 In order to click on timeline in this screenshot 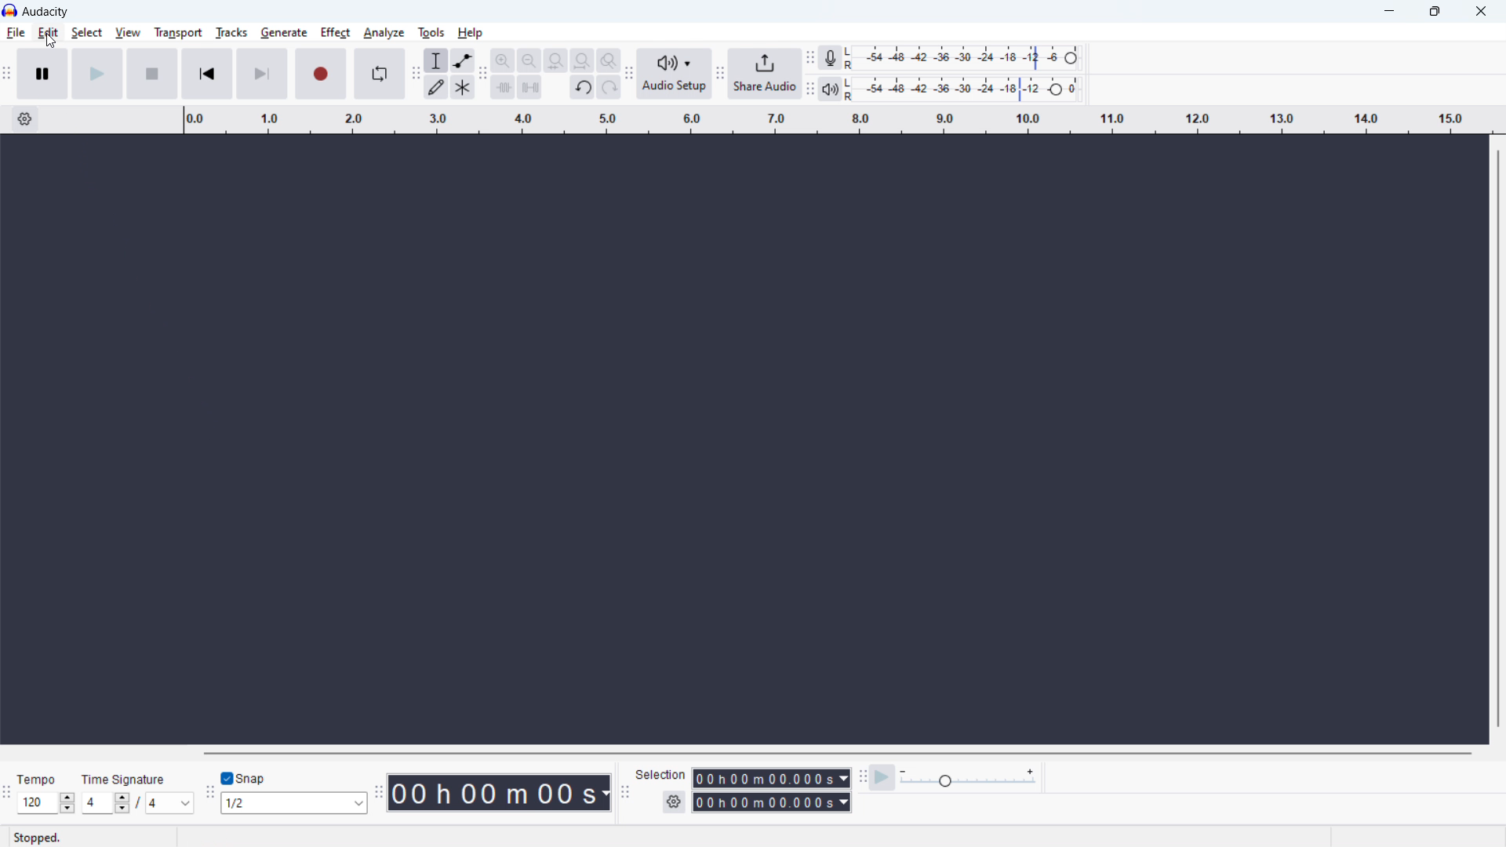, I will do `click(844, 121)`.